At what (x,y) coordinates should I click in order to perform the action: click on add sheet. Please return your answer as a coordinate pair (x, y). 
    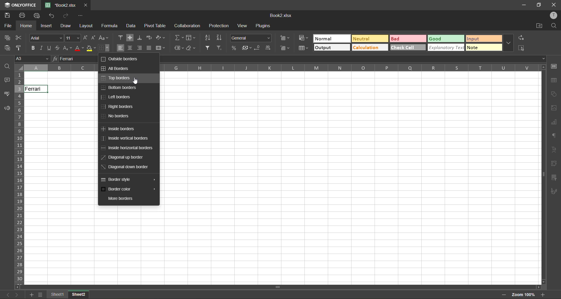
    Looking at the image, I should click on (30, 295).